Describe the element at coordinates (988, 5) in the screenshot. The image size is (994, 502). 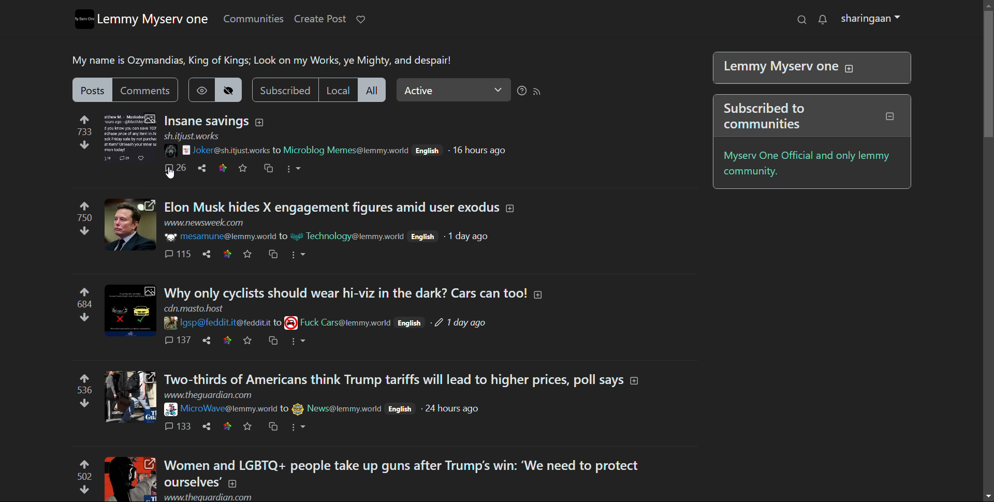
I see `scroll up` at that location.